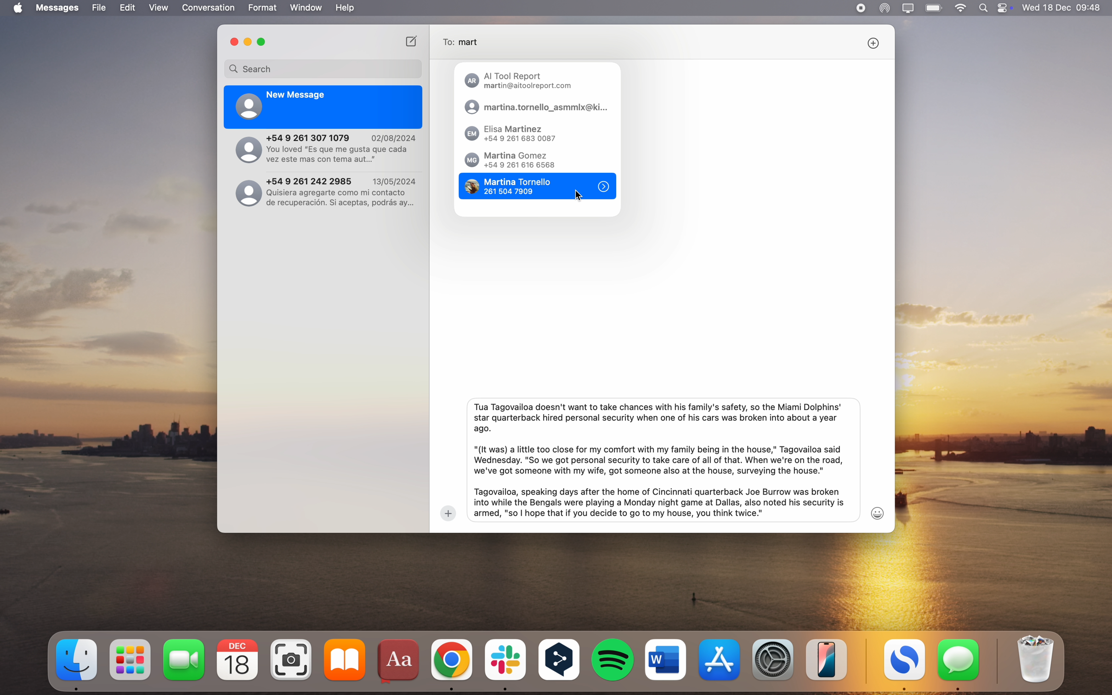  What do you see at coordinates (78, 664) in the screenshot?
I see `finder` at bounding box center [78, 664].